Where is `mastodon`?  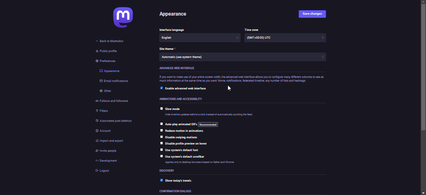 mastodon is located at coordinates (123, 18).